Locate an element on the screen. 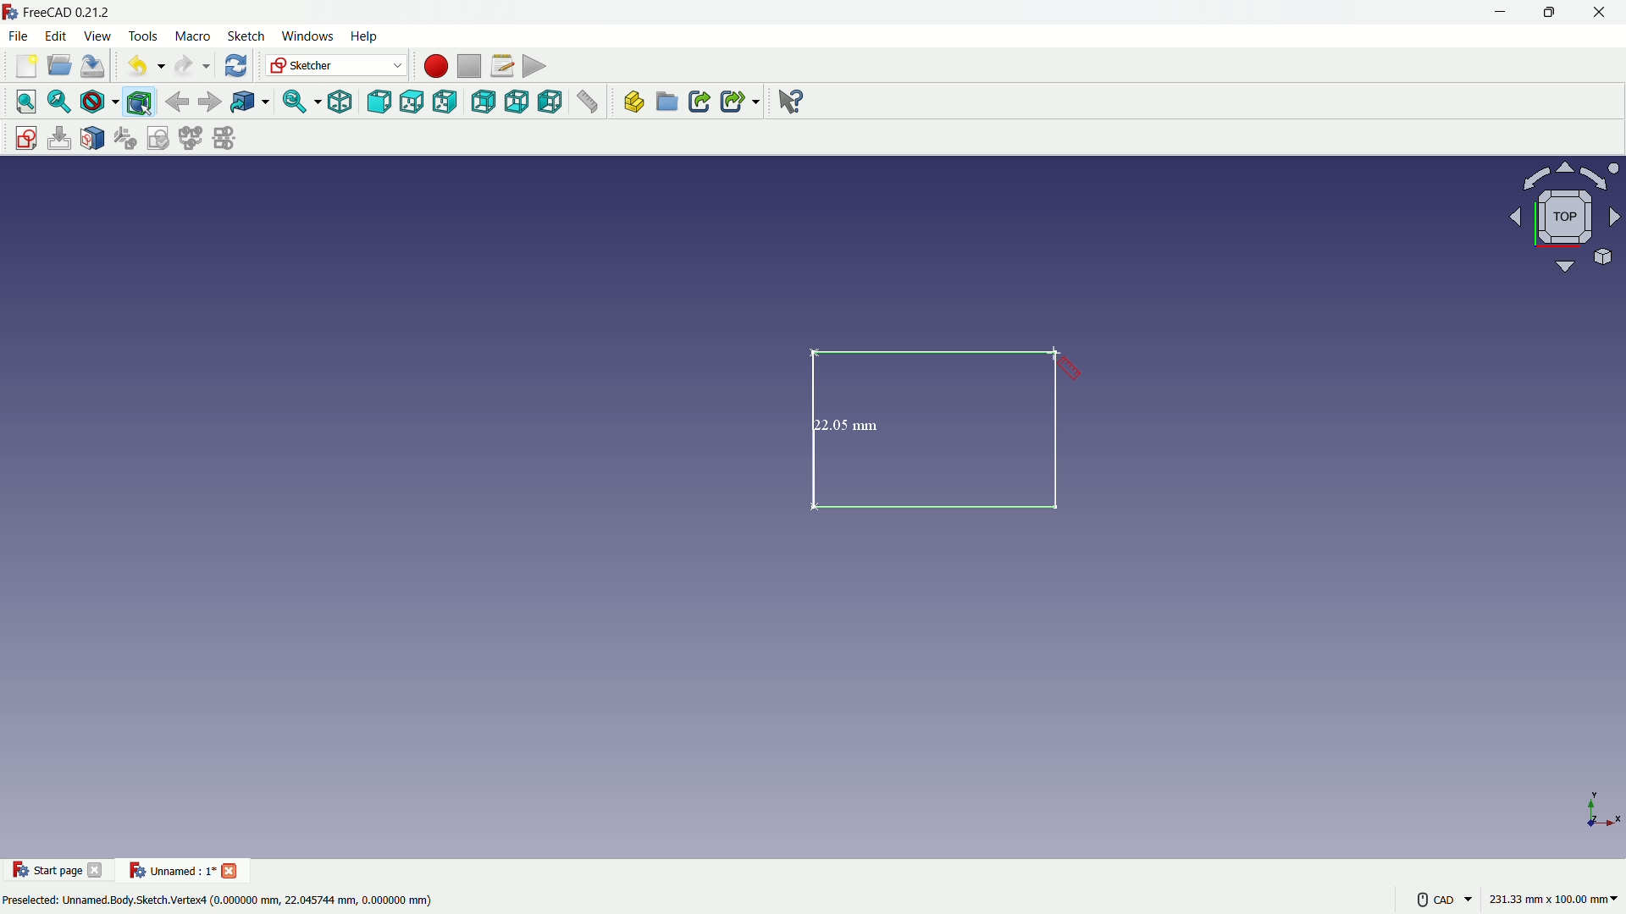 This screenshot has height=914, width=1626. create sketch is located at coordinates (21, 136).